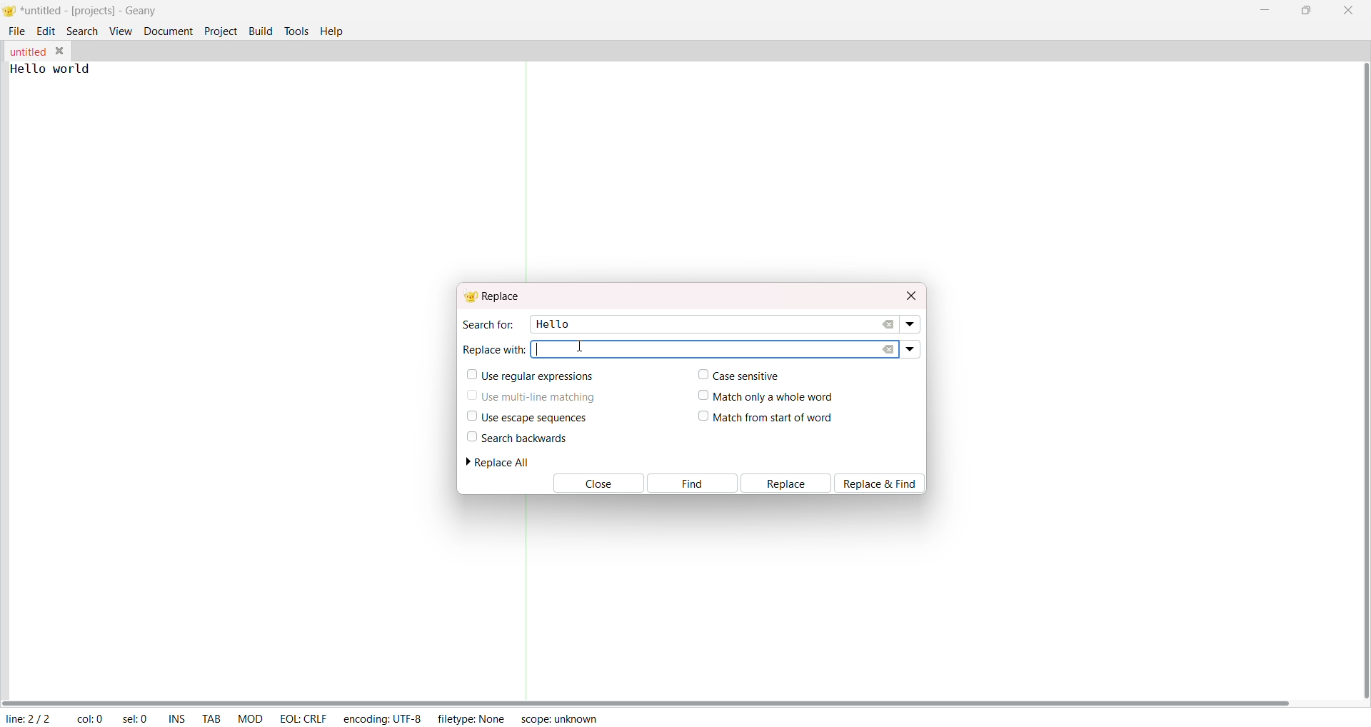 Image resolution: width=1371 pixels, height=727 pixels. Describe the element at coordinates (27, 718) in the screenshot. I see `line: 2/2` at that location.